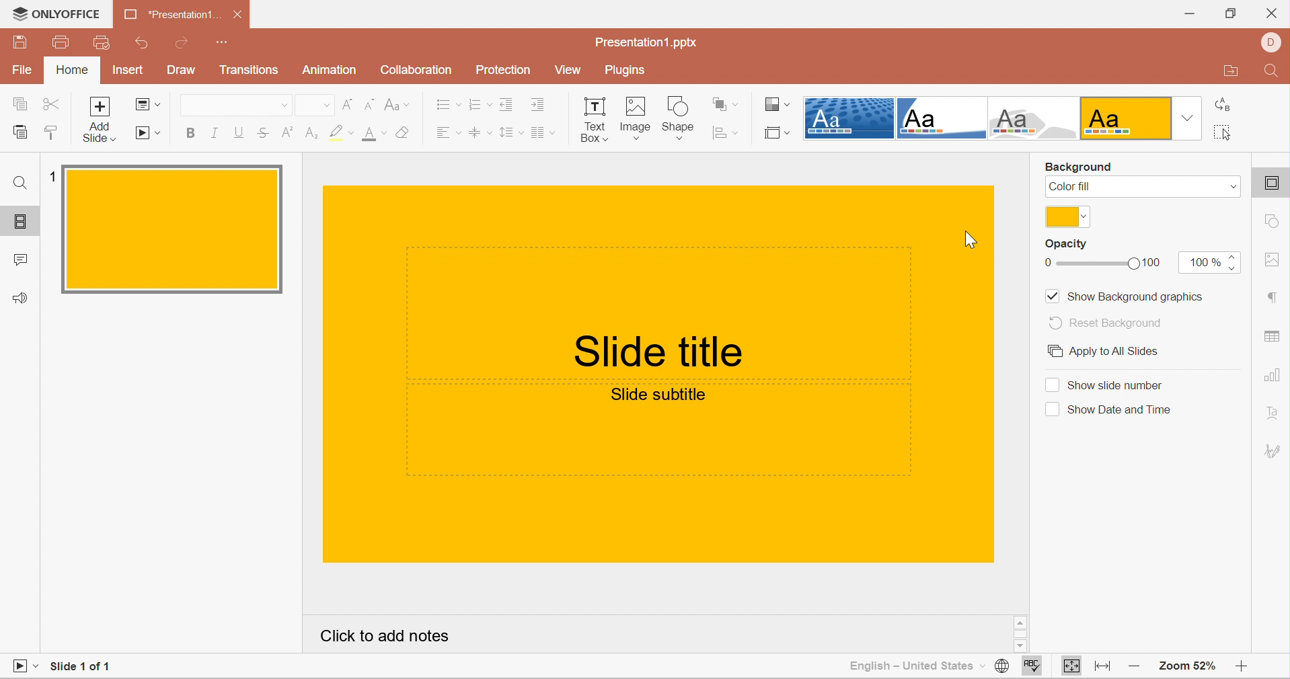 The width and height of the screenshot is (1290, 679). Describe the element at coordinates (1271, 297) in the screenshot. I see `paragraph settings` at that location.